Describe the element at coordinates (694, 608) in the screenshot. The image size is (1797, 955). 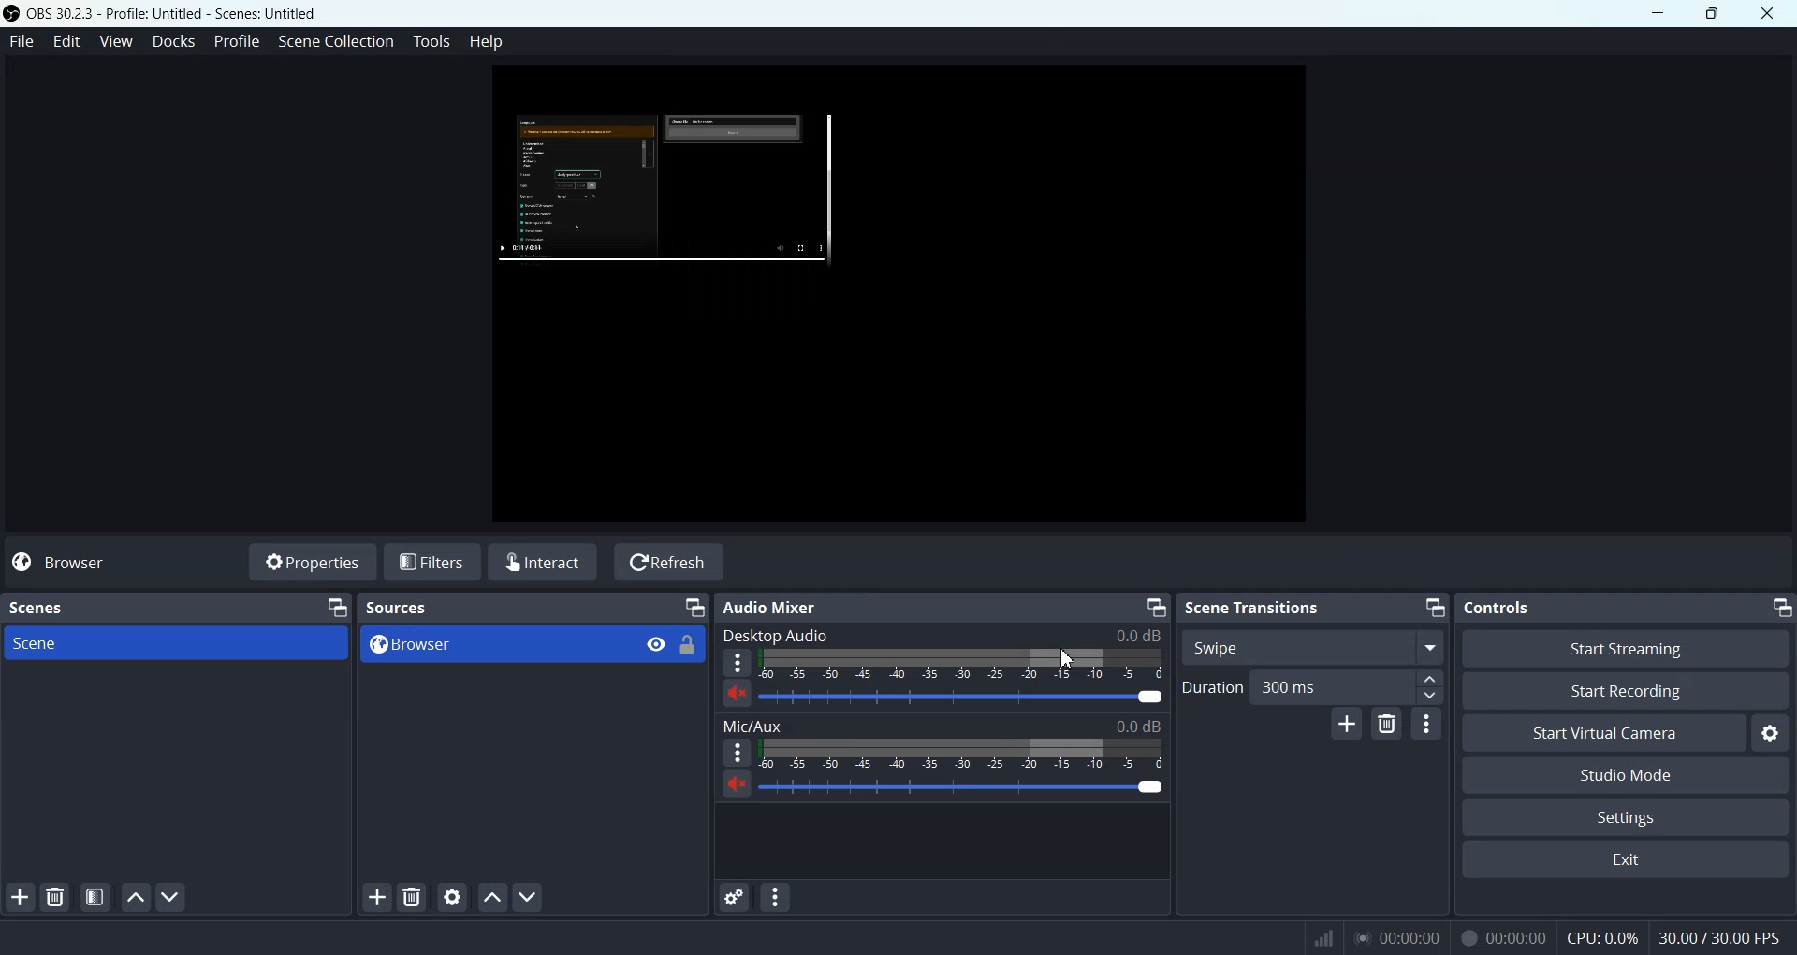
I see `Minimize` at that location.